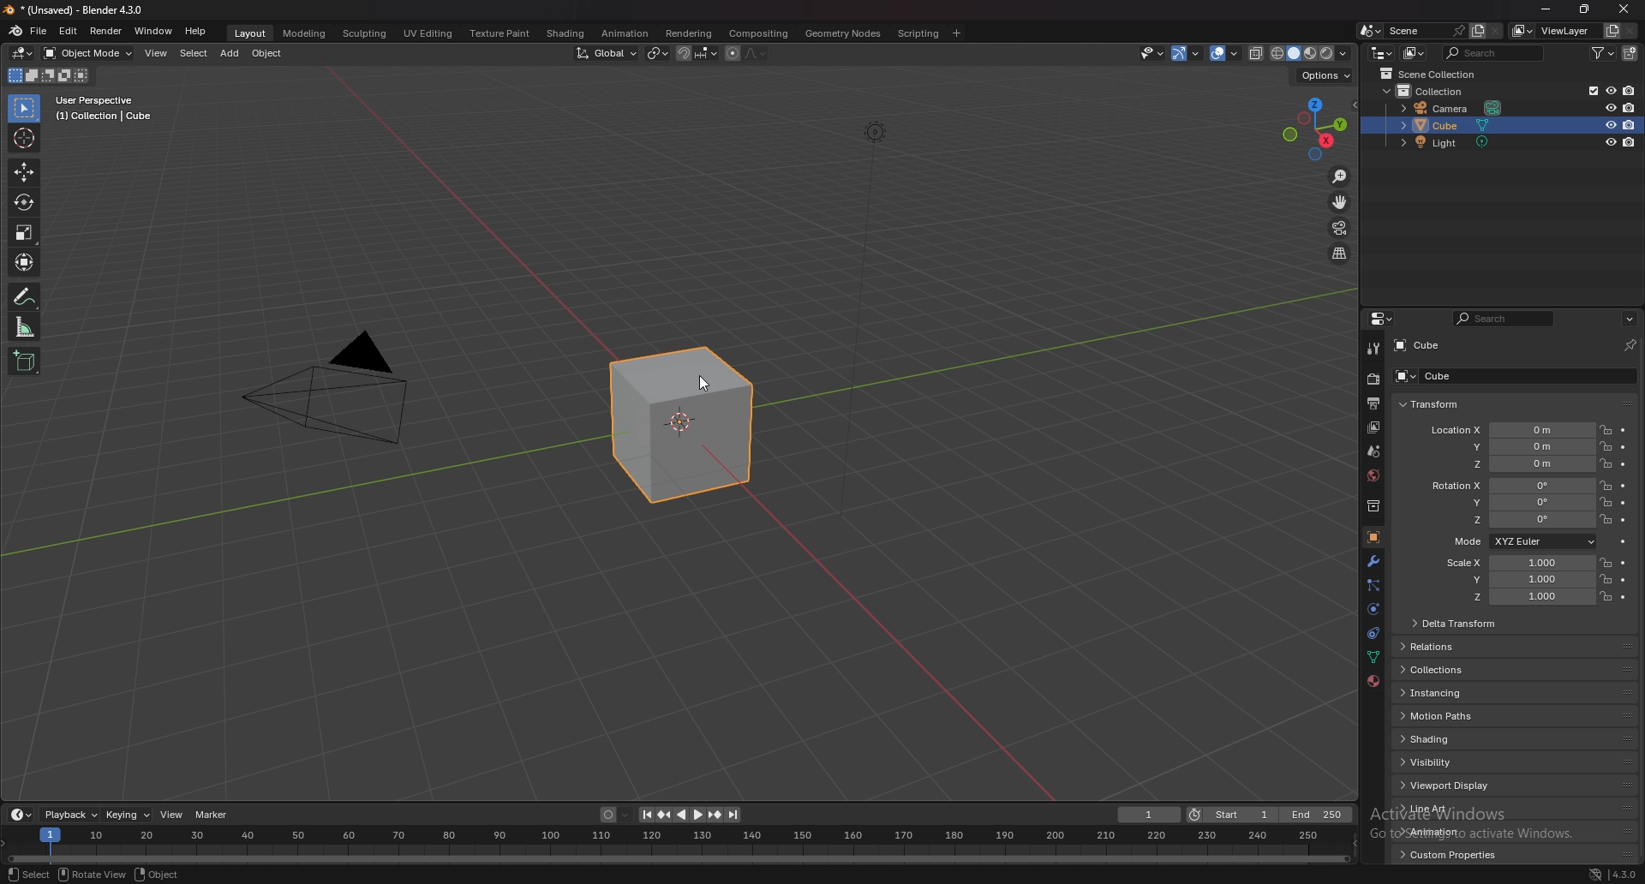  Describe the element at coordinates (24, 360) in the screenshot. I see `add cube` at that location.